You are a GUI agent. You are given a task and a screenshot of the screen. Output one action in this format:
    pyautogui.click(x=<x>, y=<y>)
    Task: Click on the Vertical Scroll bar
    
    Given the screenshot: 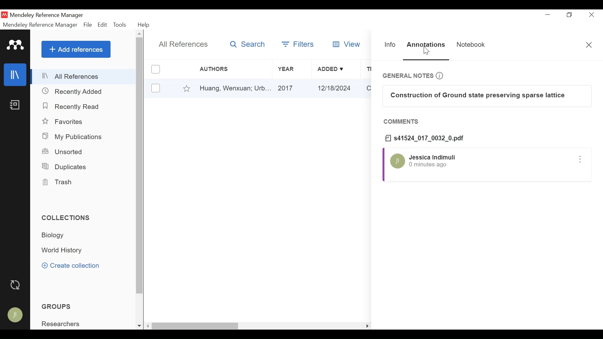 What is the action you would take?
    pyautogui.click(x=140, y=167)
    